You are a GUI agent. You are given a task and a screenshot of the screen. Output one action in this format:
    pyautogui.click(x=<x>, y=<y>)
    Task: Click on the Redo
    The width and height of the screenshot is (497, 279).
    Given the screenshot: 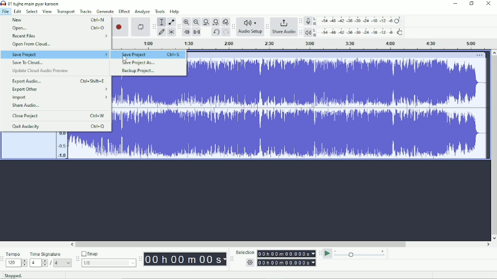 What is the action you would take?
    pyautogui.click(x=226, y=32)
    